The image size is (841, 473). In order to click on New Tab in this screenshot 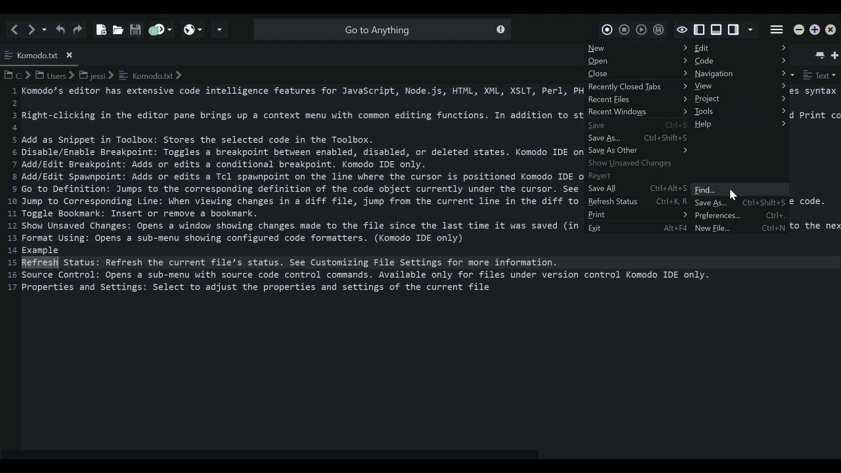, I will do `click(836, 53)`.